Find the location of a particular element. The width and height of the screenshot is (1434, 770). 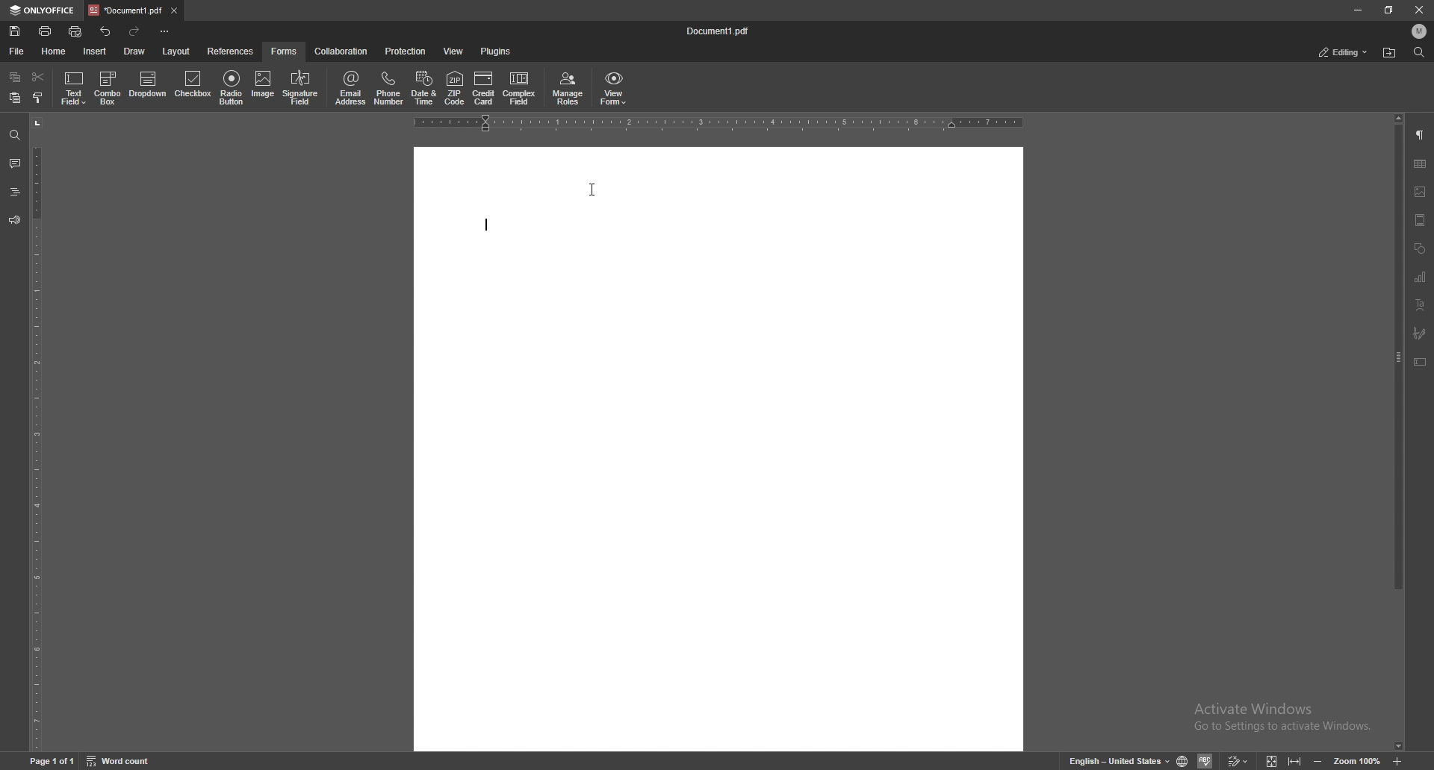

find location is located at coordinates (1390, 52).